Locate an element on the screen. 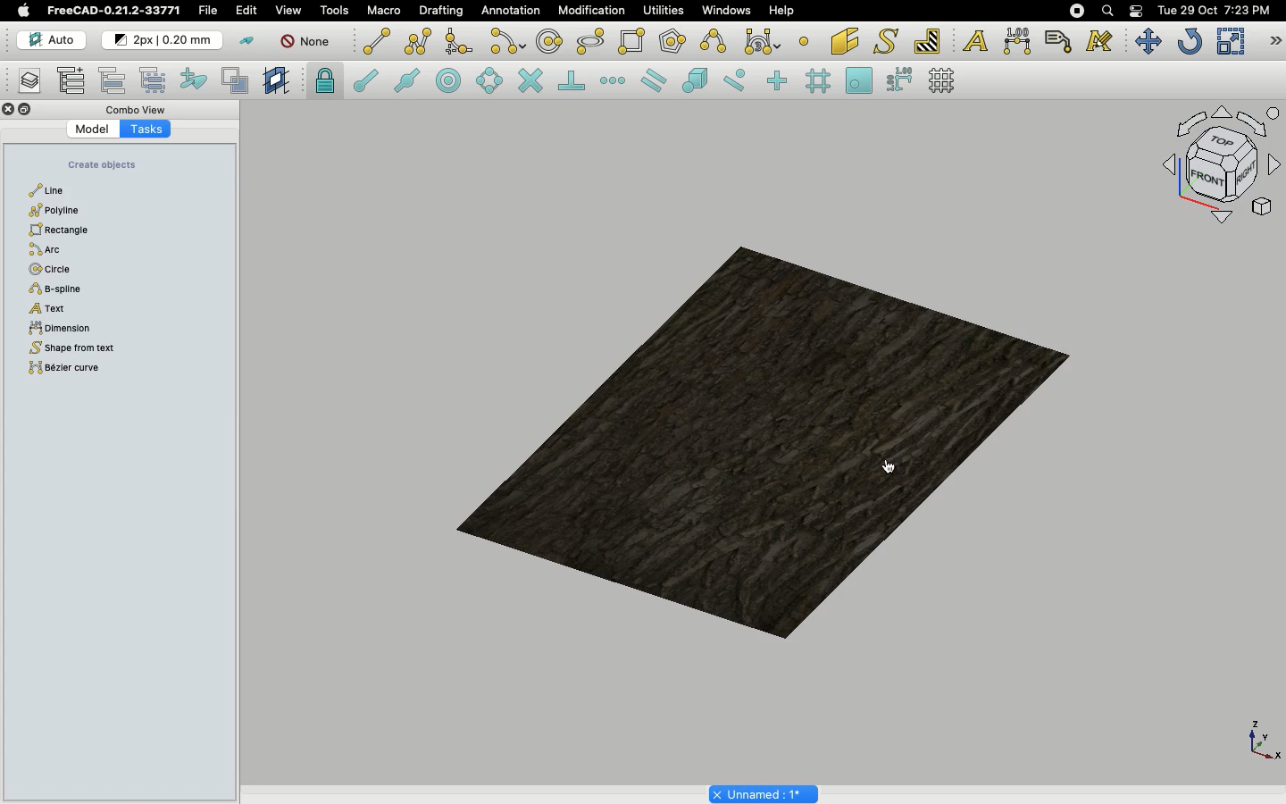 This screenshot has width=1286, height=804. Toggle construction mode is located at coordinates (246, 40).